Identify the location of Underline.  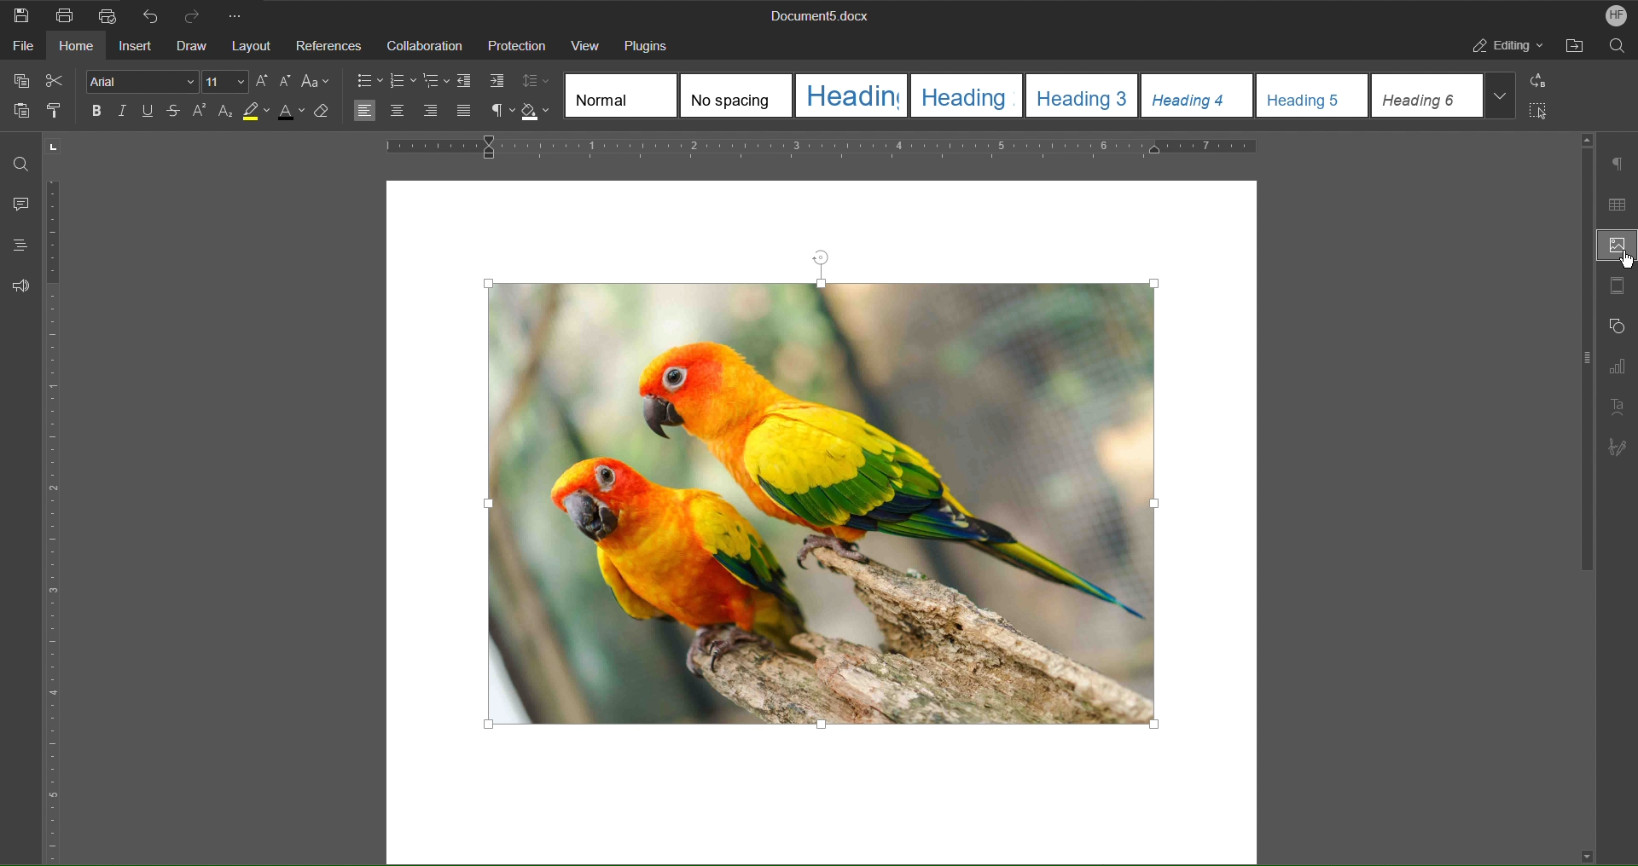
(152, 113).